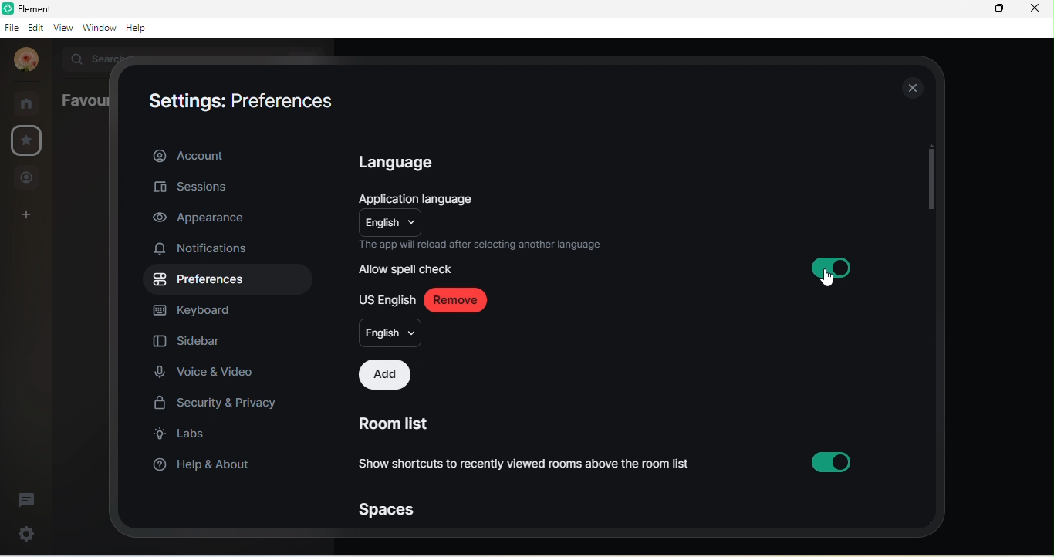 The image size is (1054, 557). Describe the element at coordinates (192, 188) in the screenshot. I see `sessions` at that location.